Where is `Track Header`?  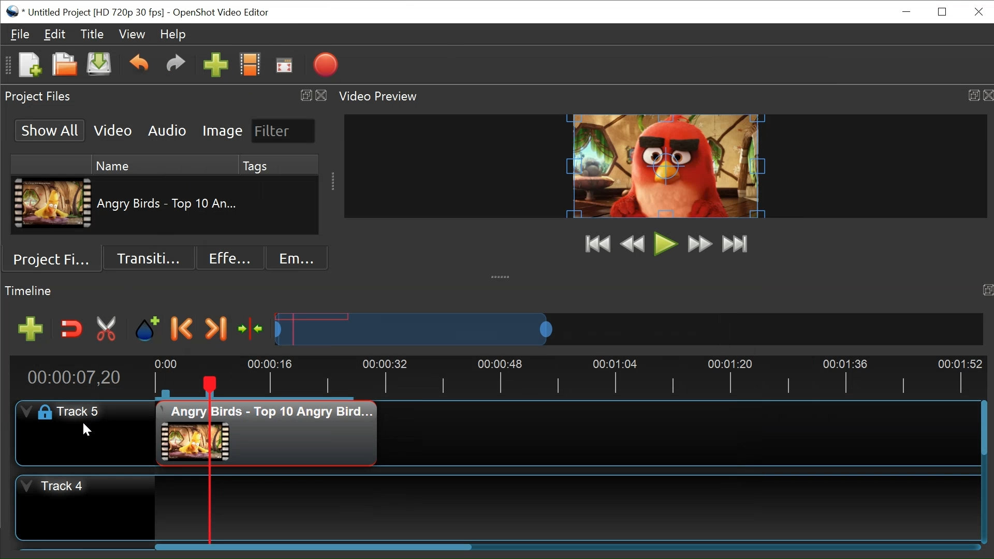
Track Header is located at coordinates (83, 412).